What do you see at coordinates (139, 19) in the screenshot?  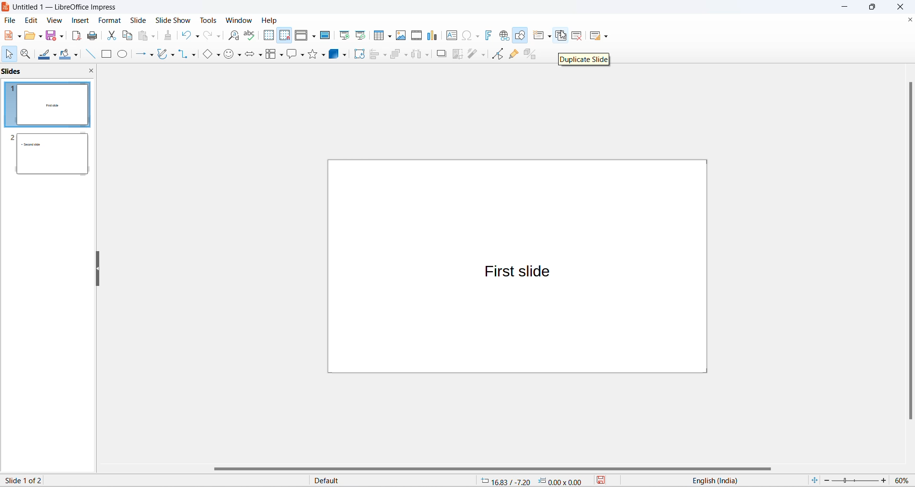 I see `` at bounding box center [139, 19].